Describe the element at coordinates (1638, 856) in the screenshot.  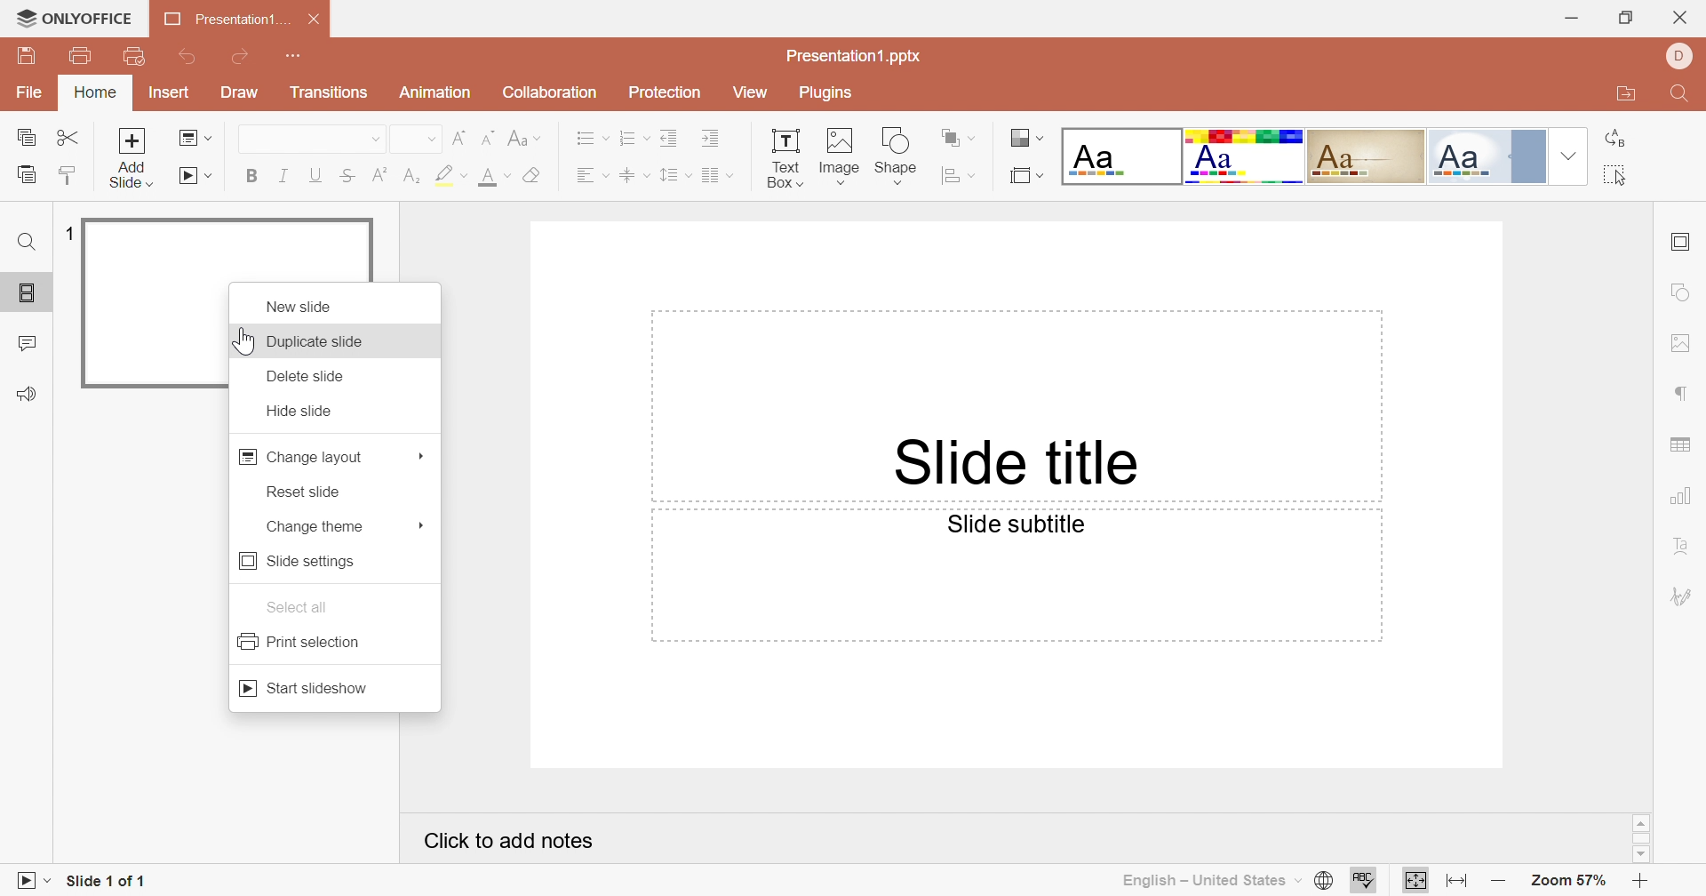
I see `Scroll Down` at that location.